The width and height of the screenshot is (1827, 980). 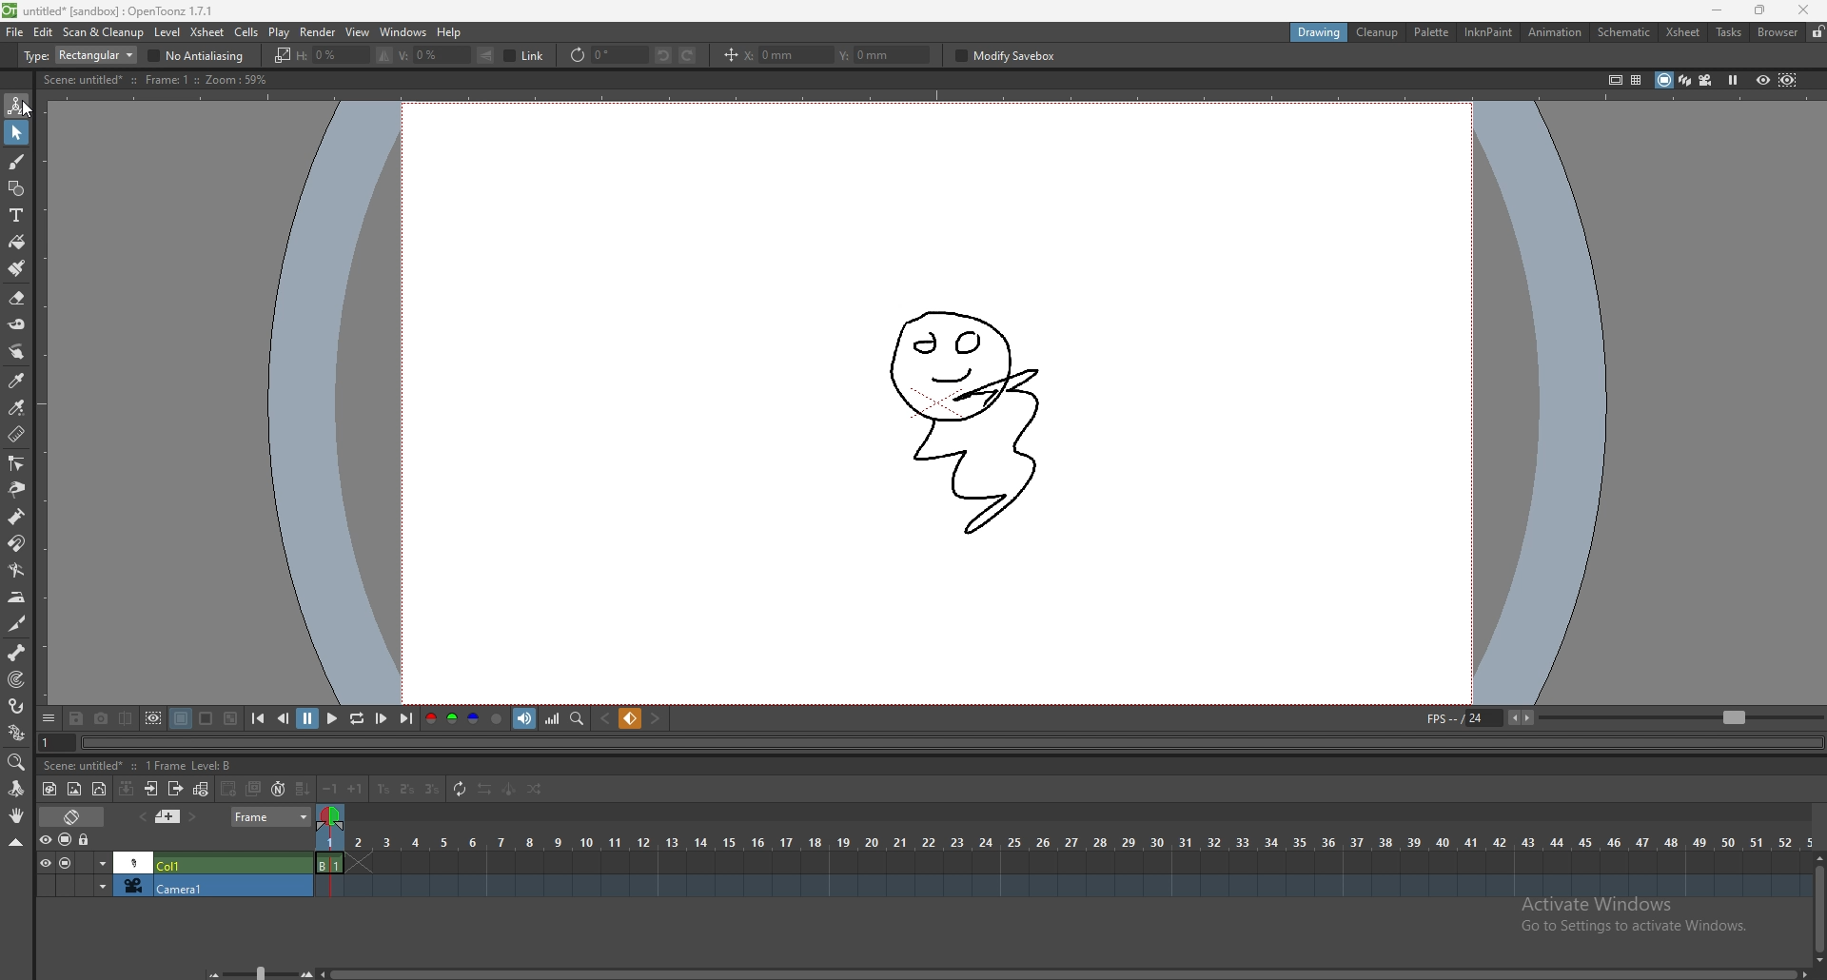 What do you see at coordinates (954, 743) in the screenshot?
I see `animation player` at bounding box center [954, 743].